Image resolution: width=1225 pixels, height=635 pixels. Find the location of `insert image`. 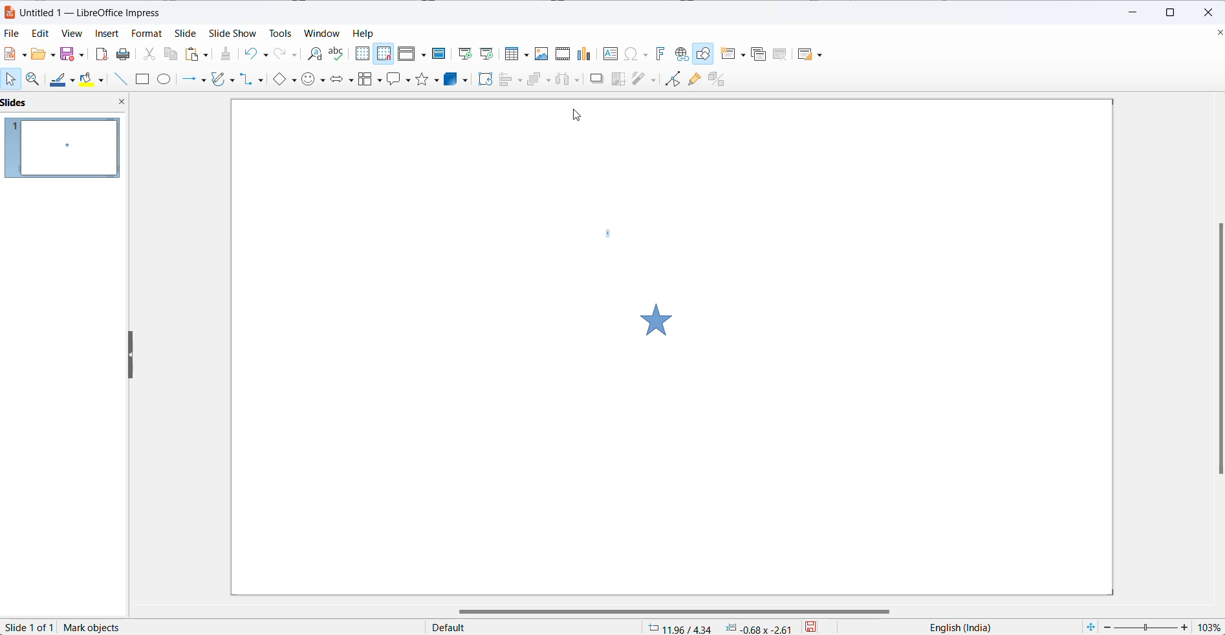

insert image is located at coordinates (539, 54).